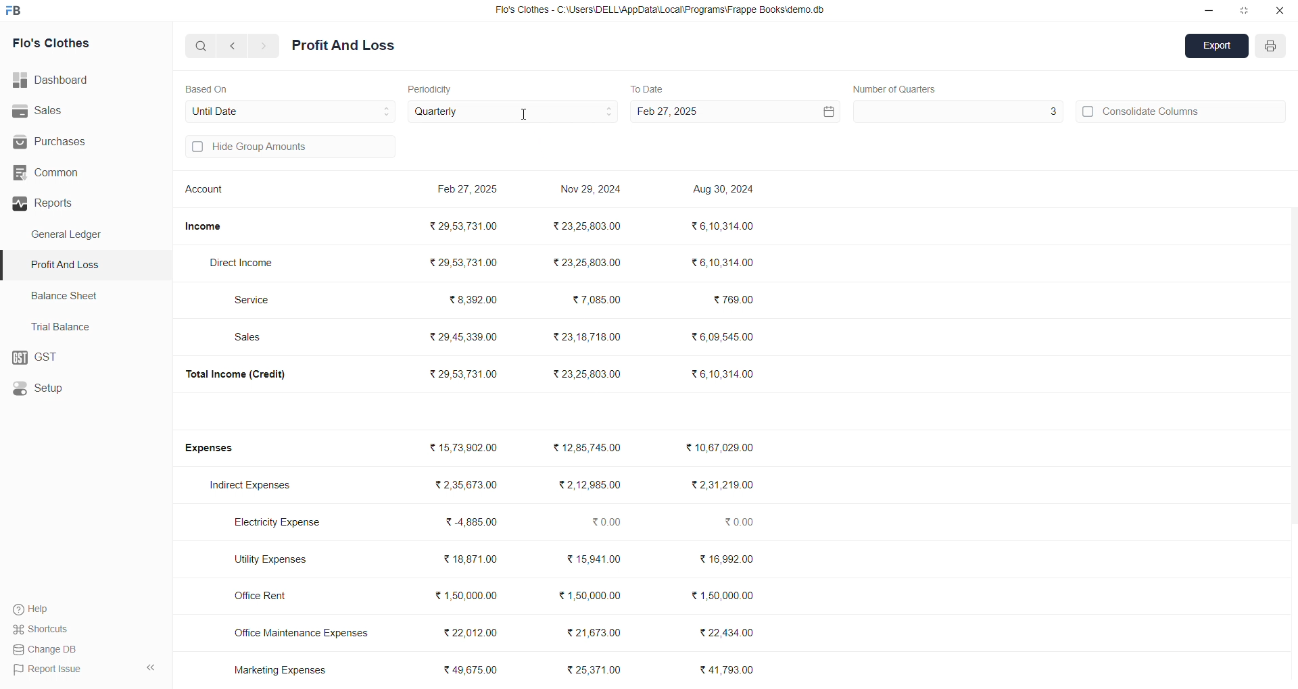  What do you see at coordinates (208, 226) in the screenshot?
I see `Income` at bounding box center [208, 226].